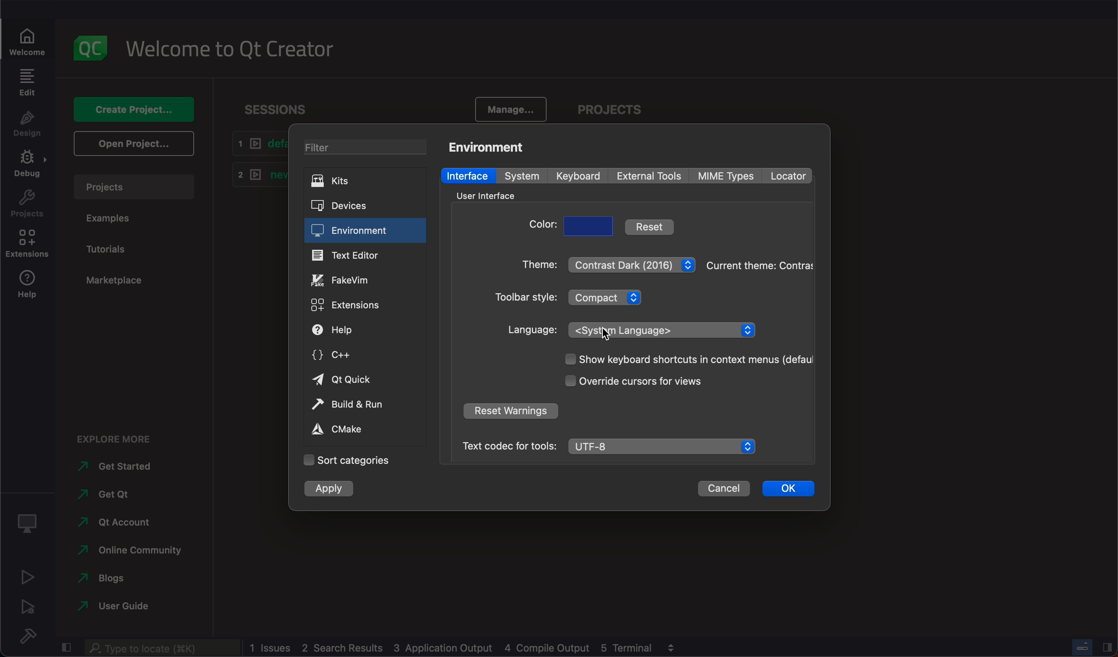  I want to click on environment, so click(487, 147).